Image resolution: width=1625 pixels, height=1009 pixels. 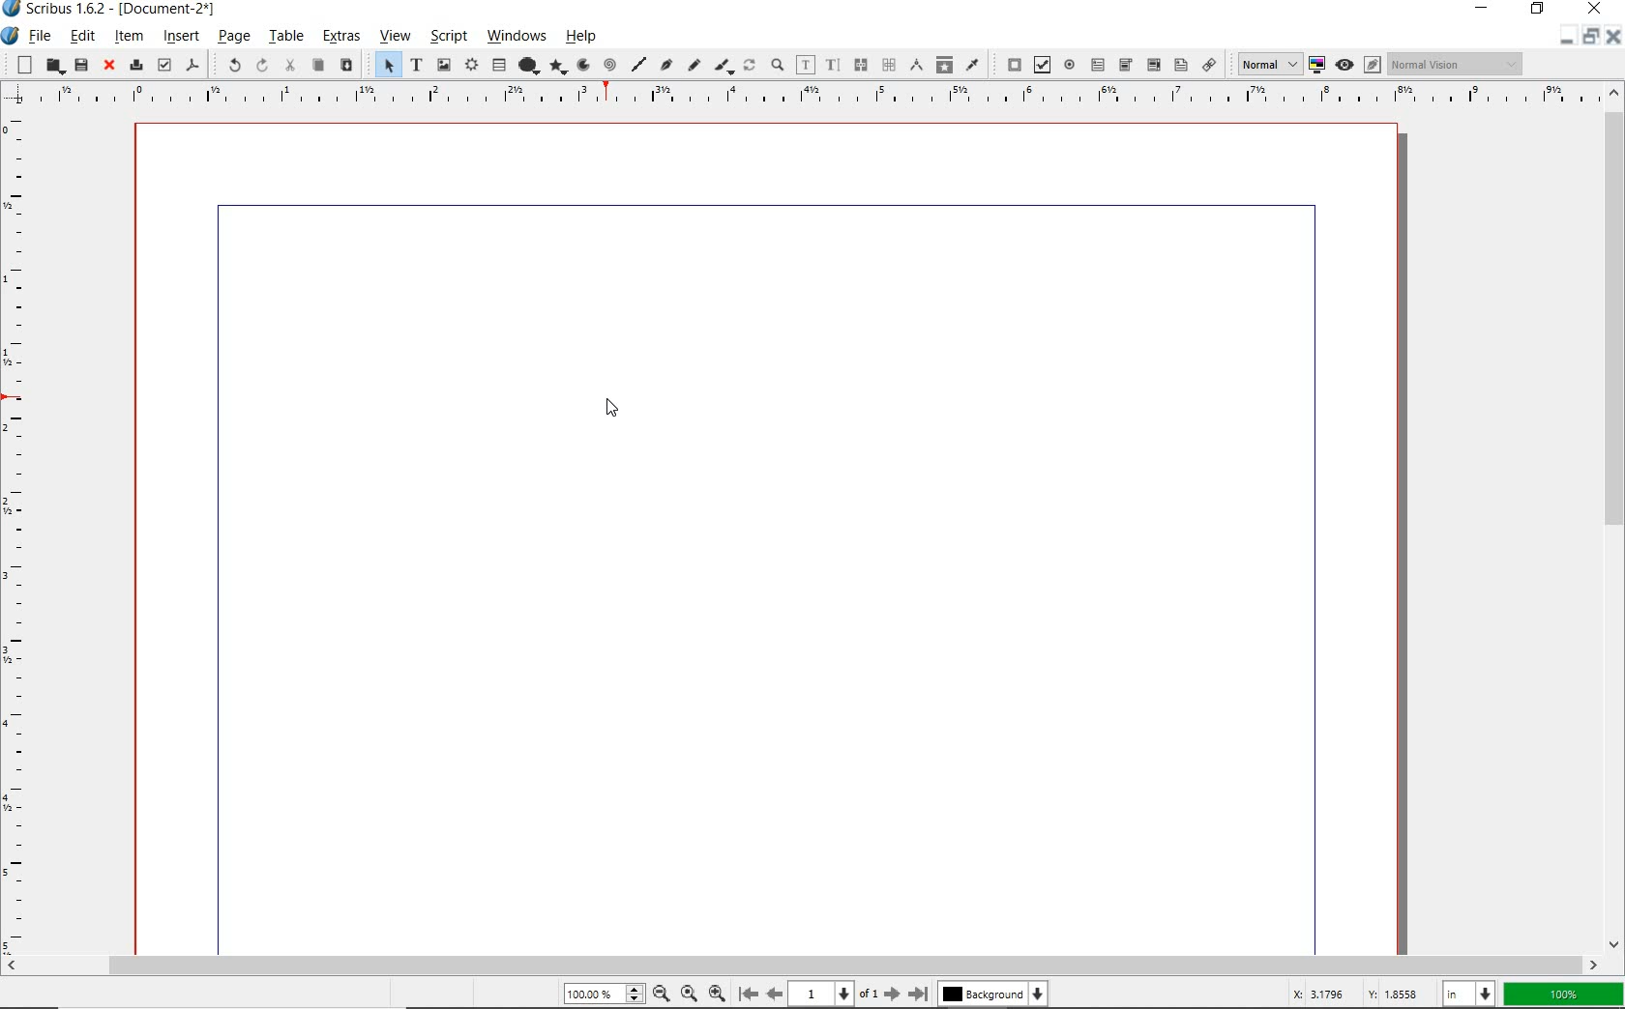 What do you see at coordinates (584, 39) in the screenshot?
I see `help` at bounding box center [584, 39].